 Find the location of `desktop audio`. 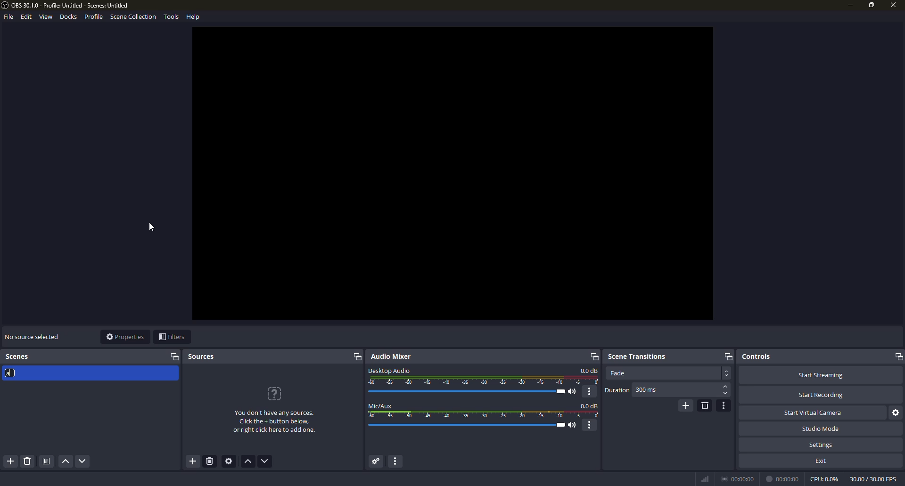

desktop audio is located at coordinates (389, 370).